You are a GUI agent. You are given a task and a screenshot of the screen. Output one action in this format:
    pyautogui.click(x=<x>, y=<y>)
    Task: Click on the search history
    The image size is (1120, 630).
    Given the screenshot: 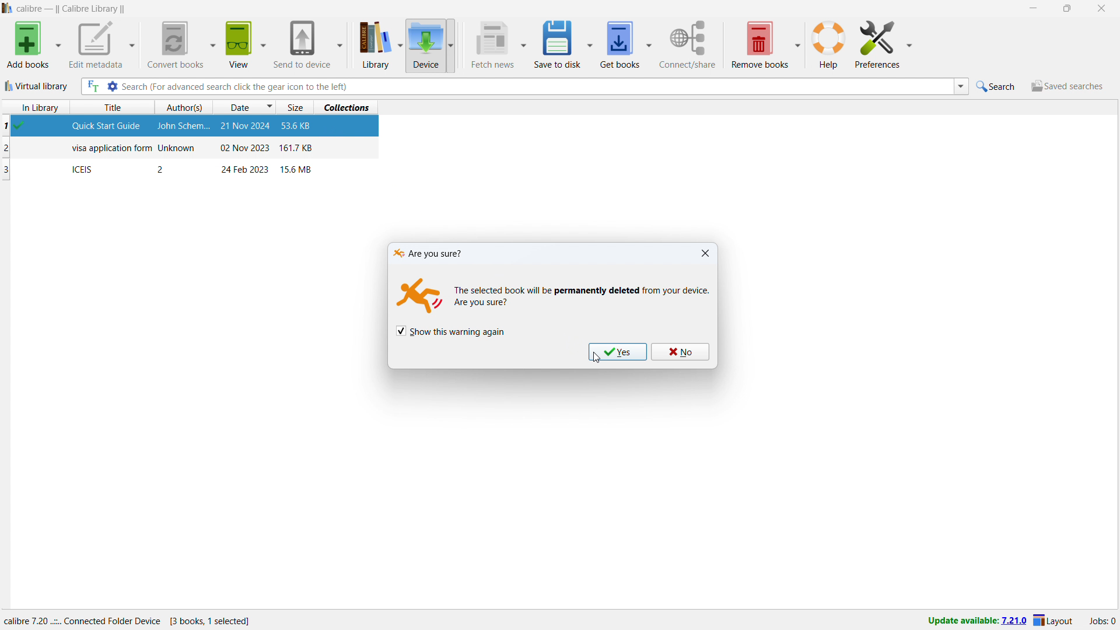 What is the action you would take?
    pyautogui.click(x=961, y=86)
    